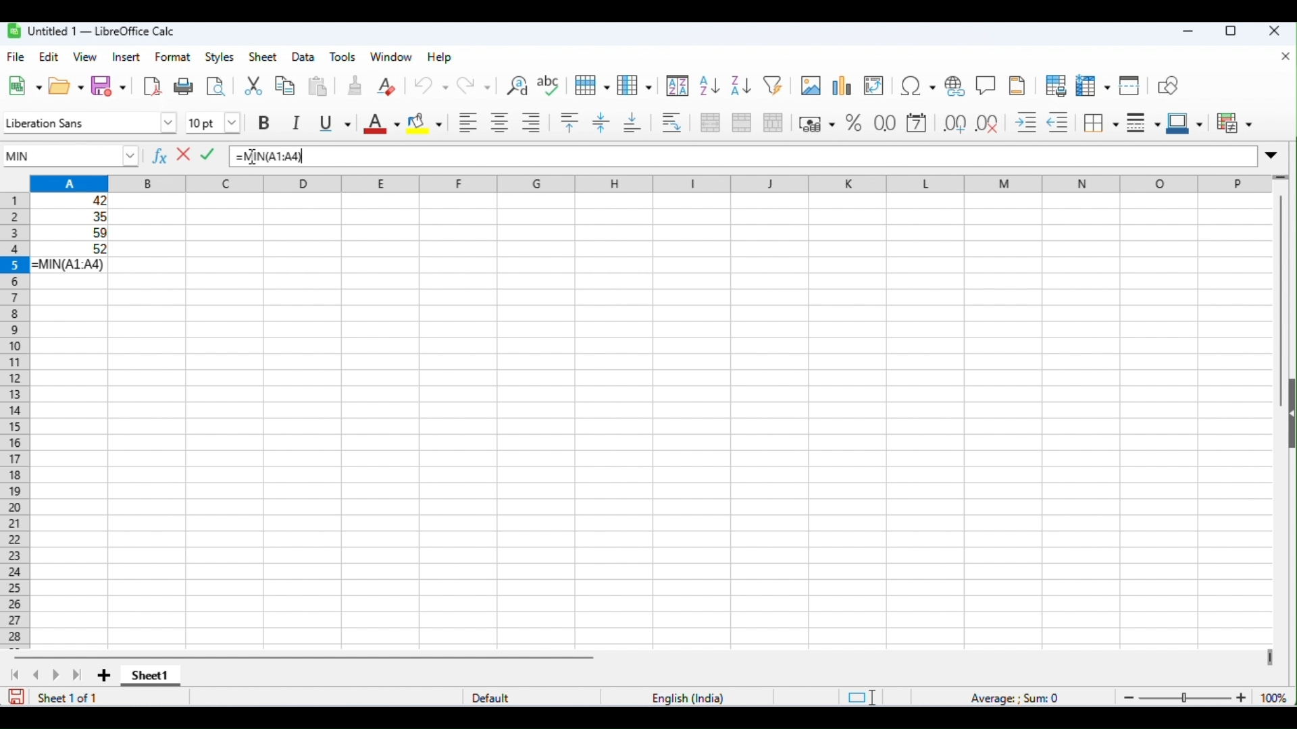 The image size is (1297, 729). What do you see at coordinates (810, 86) in the screenshot?
I see `insert image` at bounding box center [810, 86].